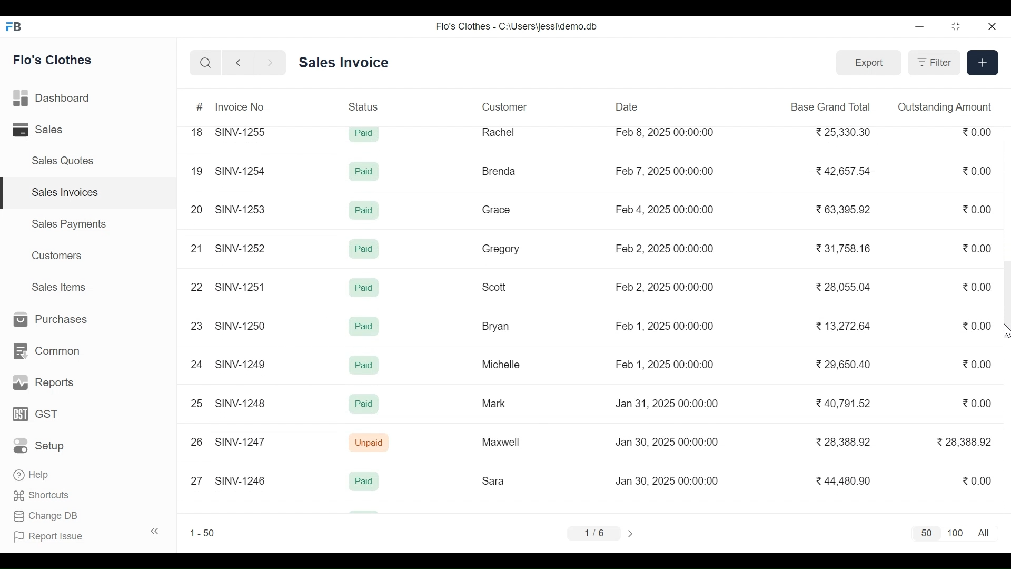 The width and height of the screenshot is (1011, 569). I want to click on Maxwell, so click(506, 443).